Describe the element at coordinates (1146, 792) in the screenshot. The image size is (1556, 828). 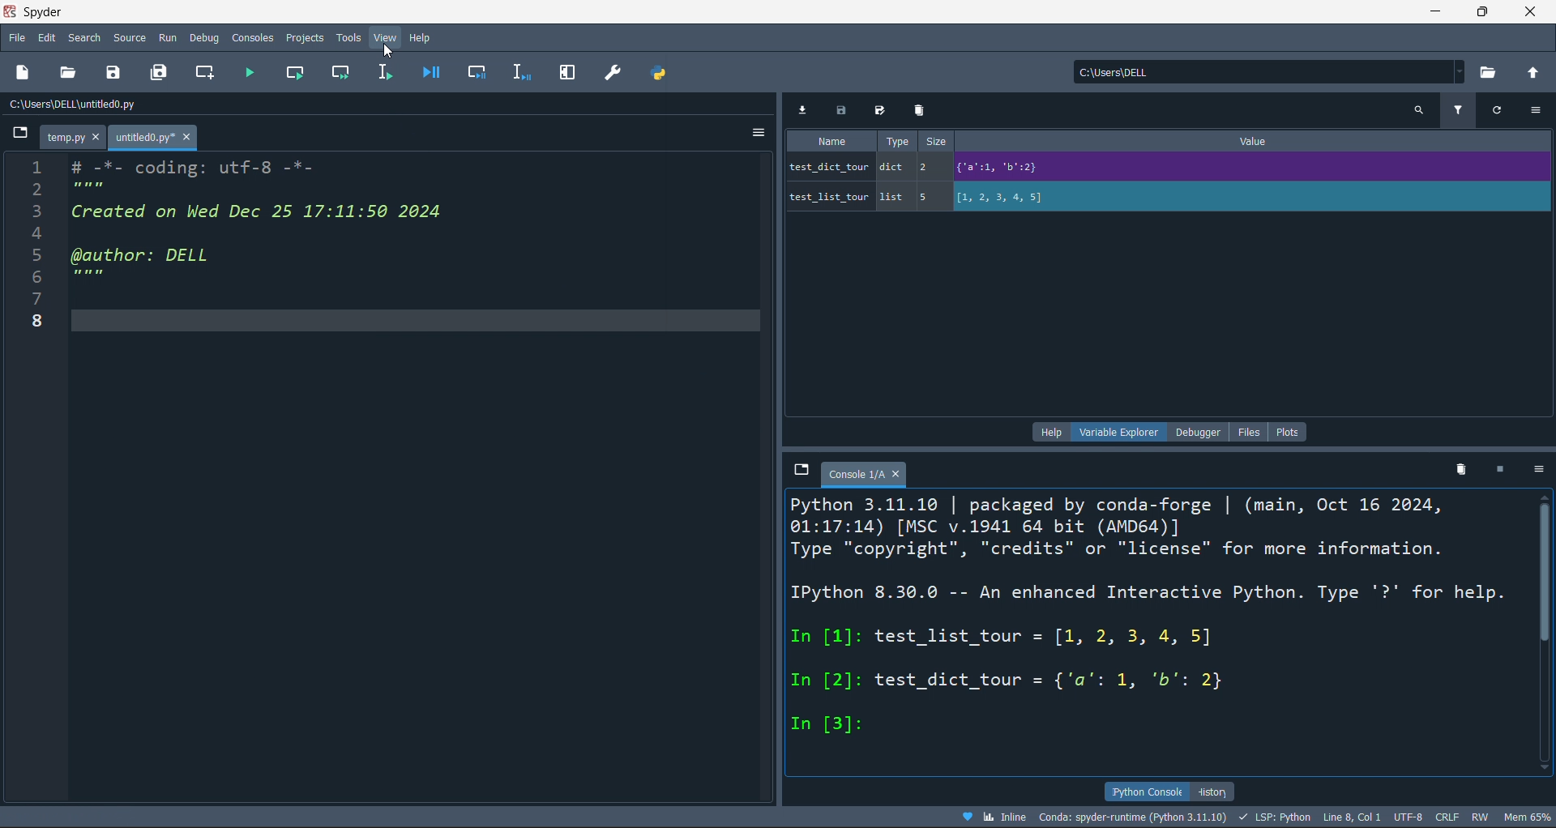
I see `ipython console` at that location.